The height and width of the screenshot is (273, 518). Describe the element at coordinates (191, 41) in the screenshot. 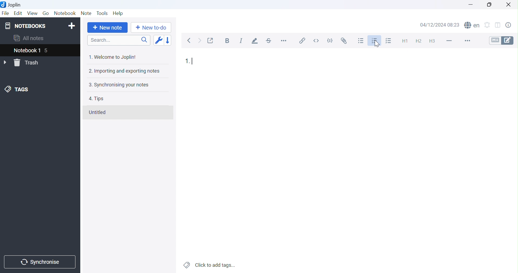

I see `Back` at that location.